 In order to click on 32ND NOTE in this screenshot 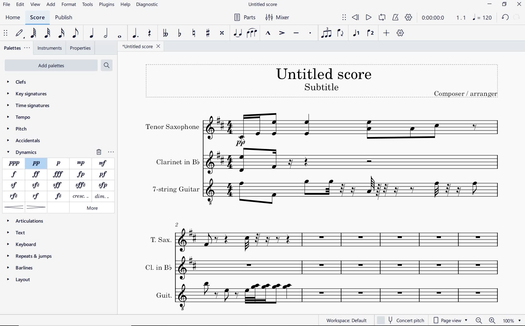, I will do `click(47, 33)`.